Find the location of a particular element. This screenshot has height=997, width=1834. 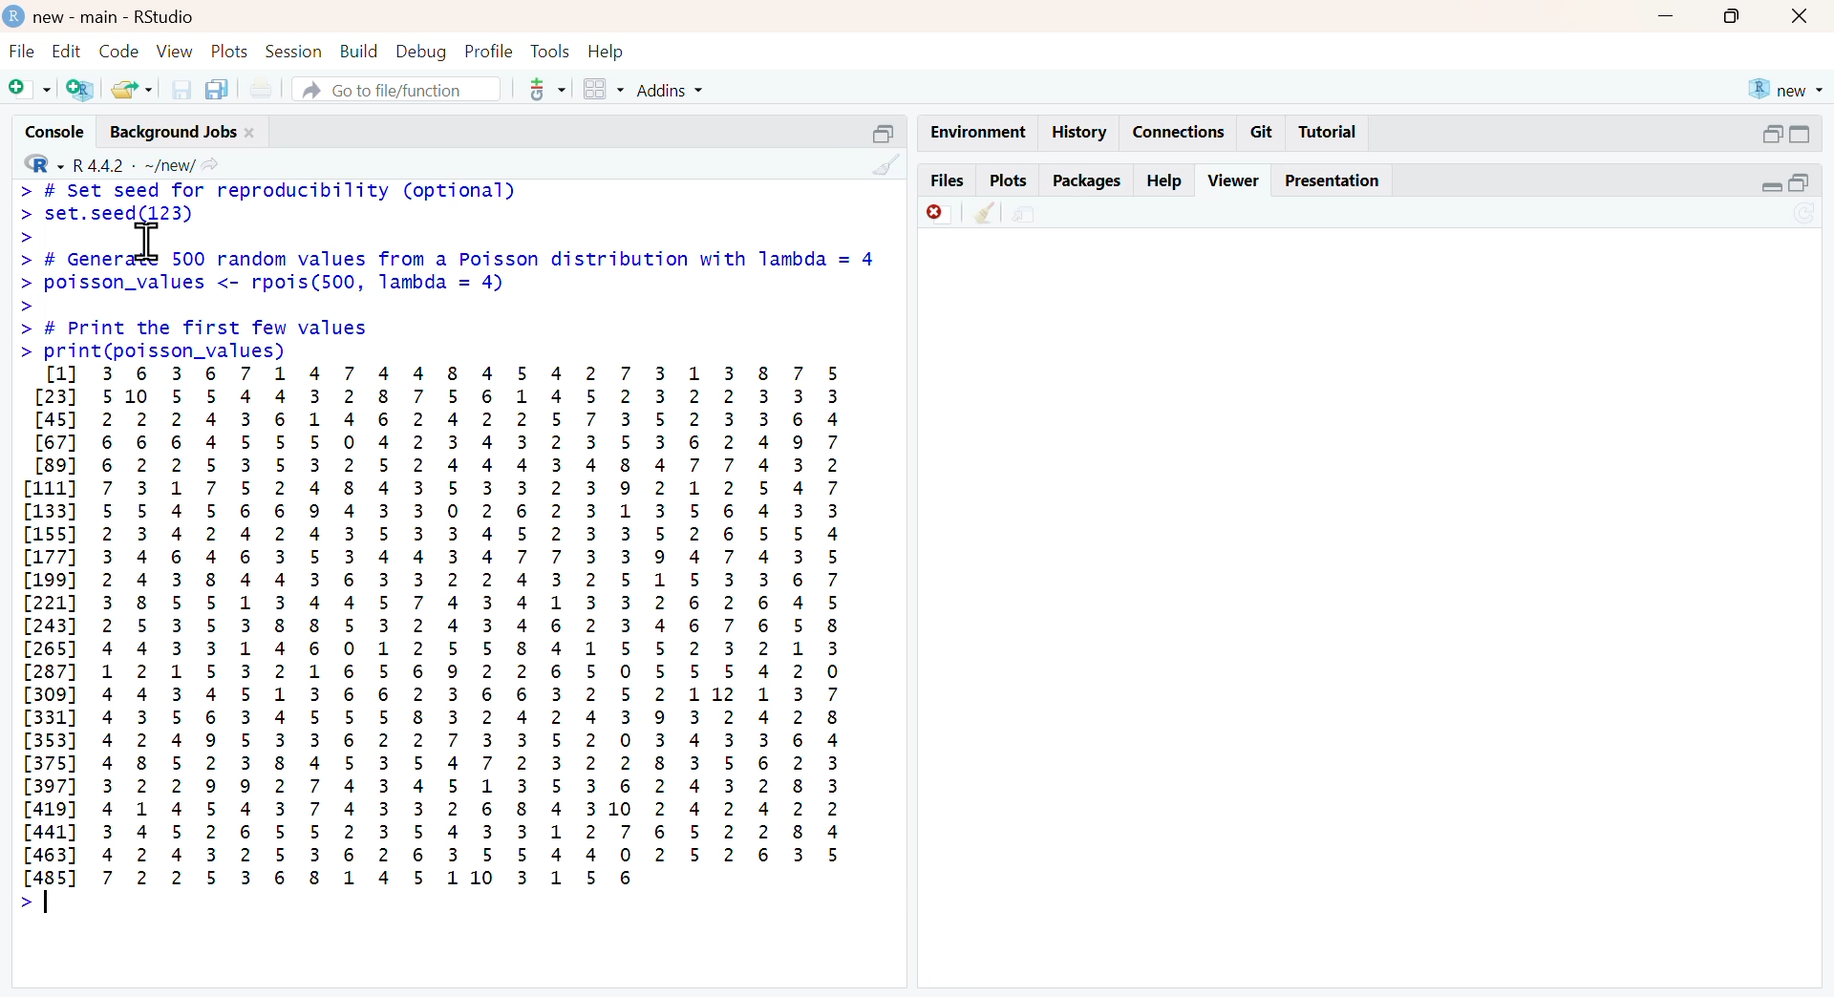

ptofile is located at coordinates (491, 52).